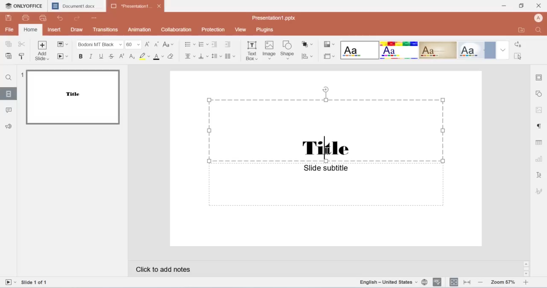  Describe the element at coordinates (425, 50) in the screenshot. I see `format` at that location.